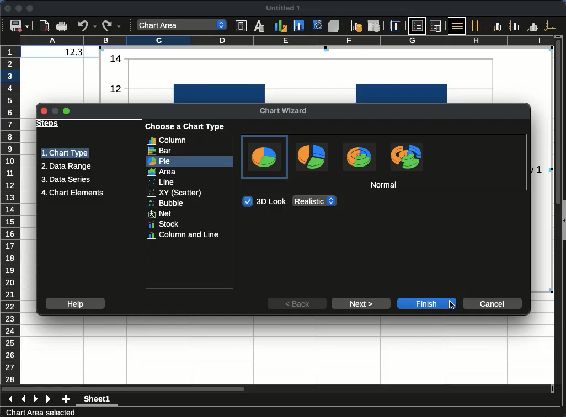  What do you see at coordinates (190, 236) in the screenshot?
I see `column and line` at bounding box center [190, 236].